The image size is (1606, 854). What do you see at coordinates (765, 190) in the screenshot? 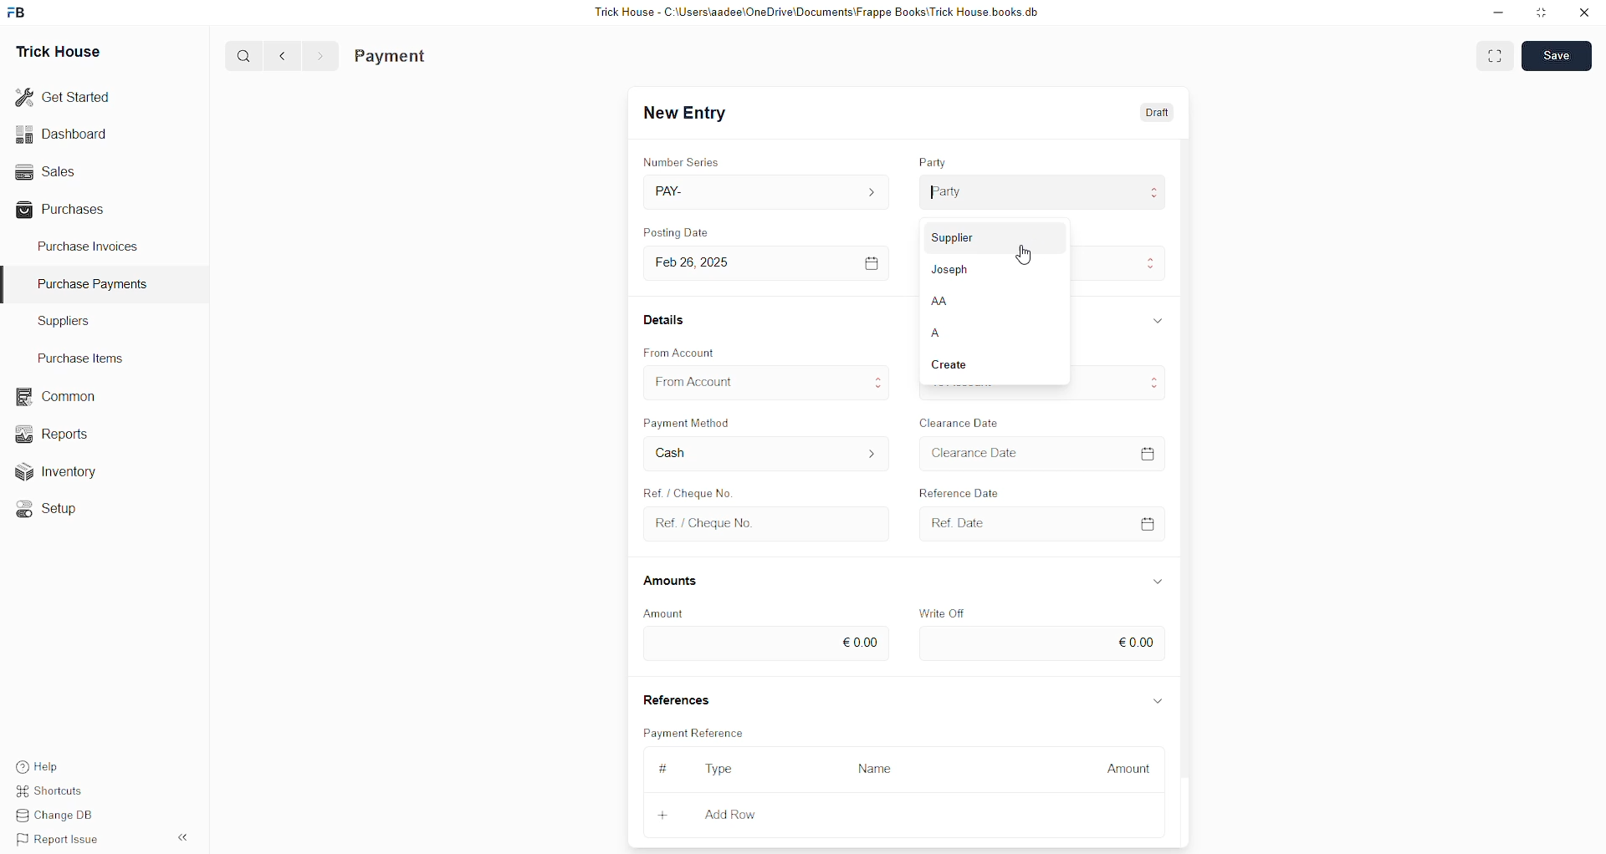
I see `PAY-` at bounding box center [765, 190].